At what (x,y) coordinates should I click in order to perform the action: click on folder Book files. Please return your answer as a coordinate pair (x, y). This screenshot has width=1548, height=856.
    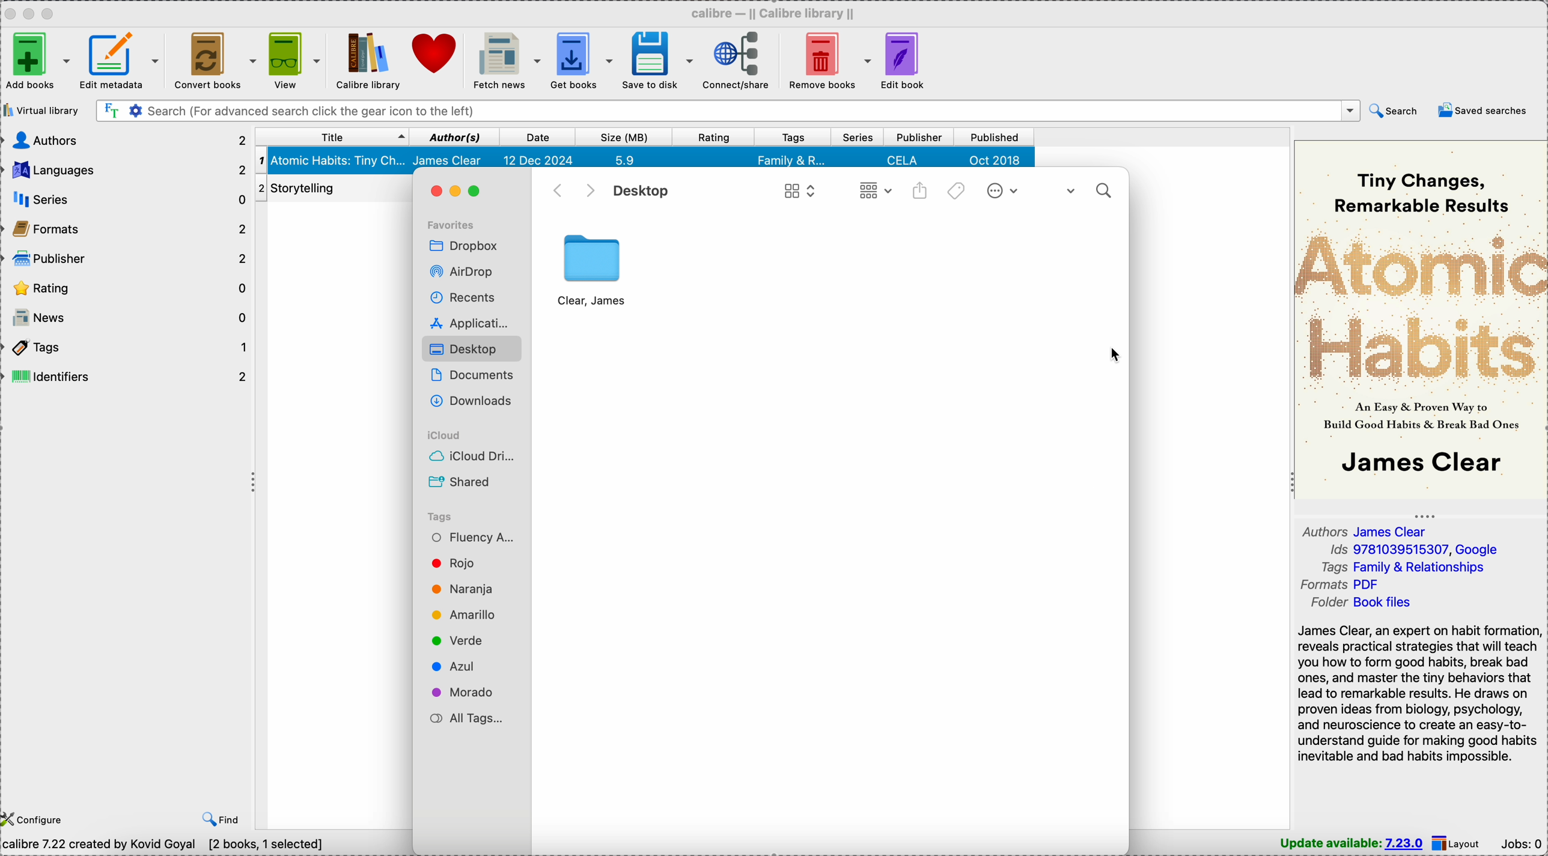
    Looking at the image, I should click on (1362, 603).